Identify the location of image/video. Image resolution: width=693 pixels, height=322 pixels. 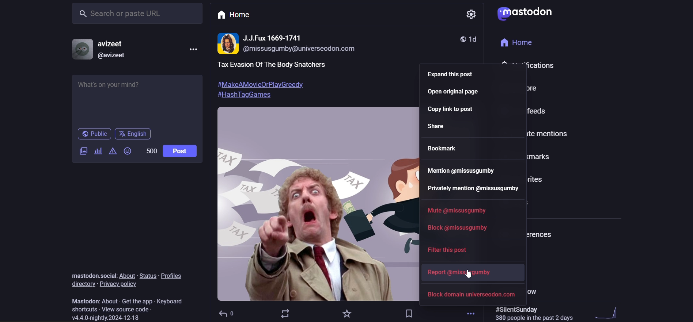
(84, 151).